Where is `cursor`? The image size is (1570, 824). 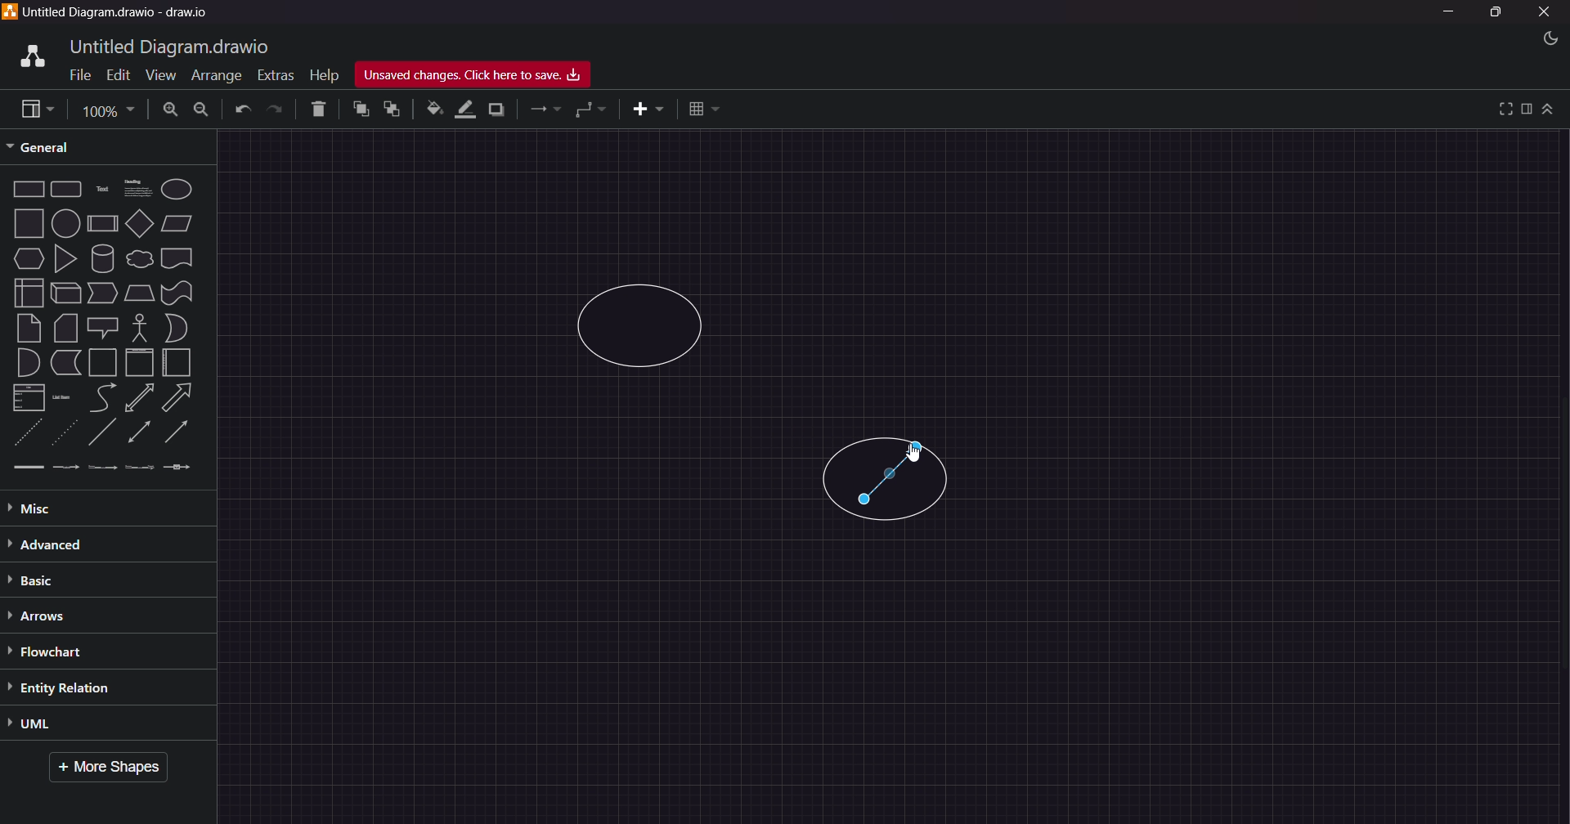
cursor is located at coordinates (917, 455).